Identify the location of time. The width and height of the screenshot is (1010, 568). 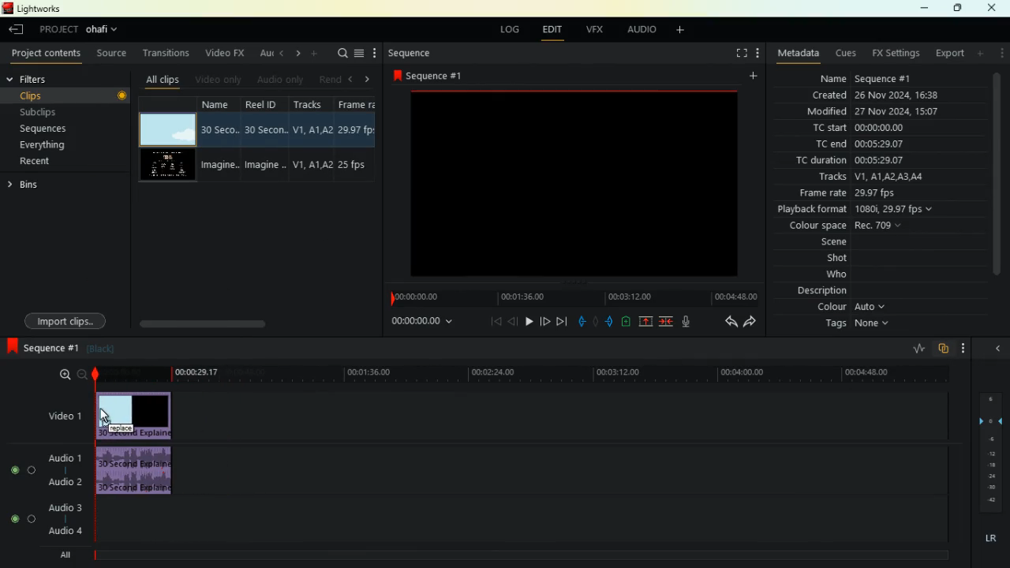
(413, 323).